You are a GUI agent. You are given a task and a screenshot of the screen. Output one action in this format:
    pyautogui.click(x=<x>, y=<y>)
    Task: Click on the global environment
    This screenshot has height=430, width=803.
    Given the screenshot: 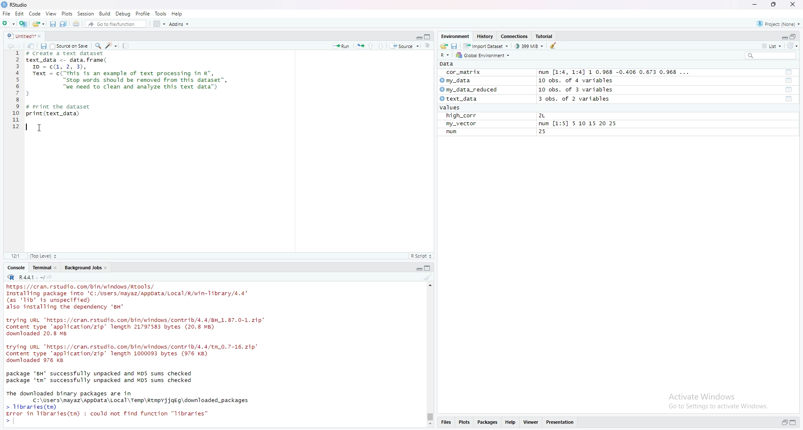 What is the action you would take?
    pyautogui.click(x=486, y=56)
    